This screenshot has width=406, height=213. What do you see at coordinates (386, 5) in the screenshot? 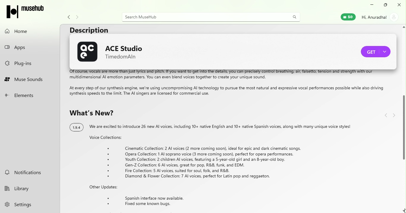
I see `maximize` at bounding box center [386, 5].